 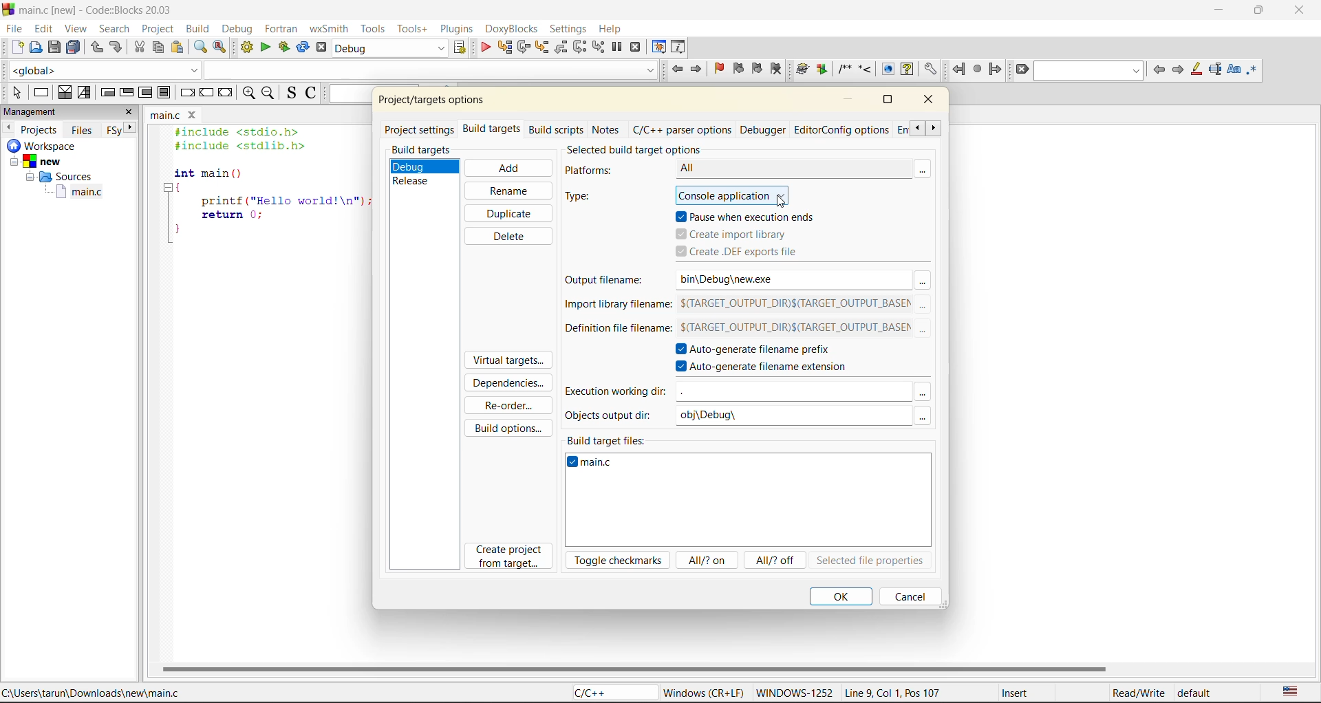 What do you see at coordinates (292, 94) in the screenshot?
I see `toggle source` at bounding box center [292, 94].